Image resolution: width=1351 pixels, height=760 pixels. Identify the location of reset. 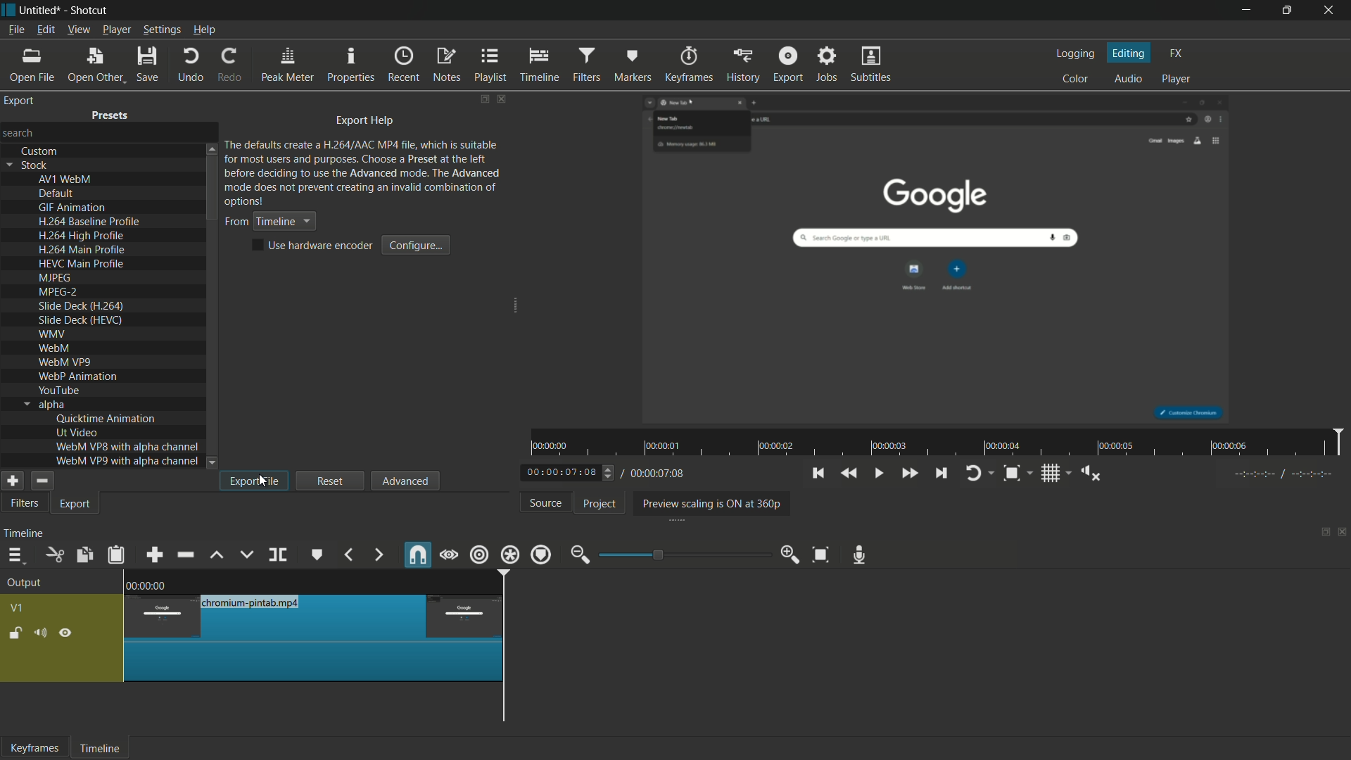
(330, 481).